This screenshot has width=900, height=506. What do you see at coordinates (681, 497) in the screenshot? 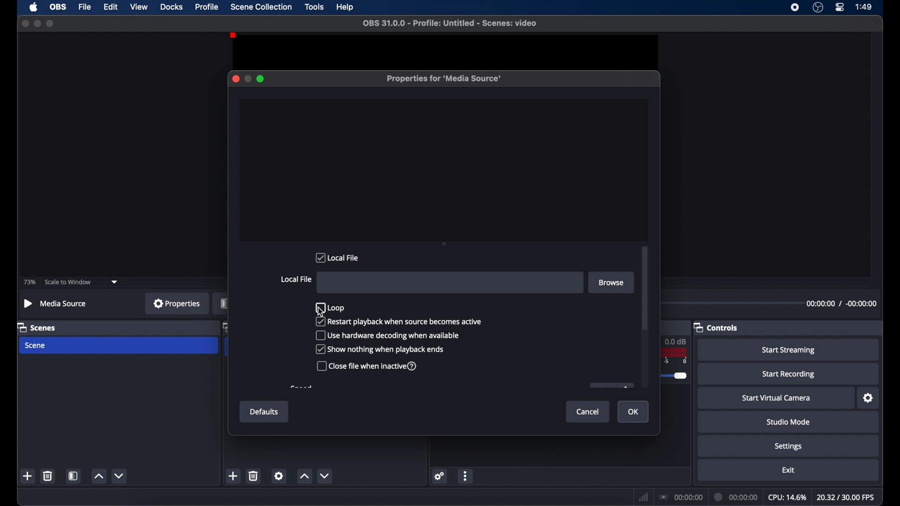
I see `` at bounding box center [681, 497].